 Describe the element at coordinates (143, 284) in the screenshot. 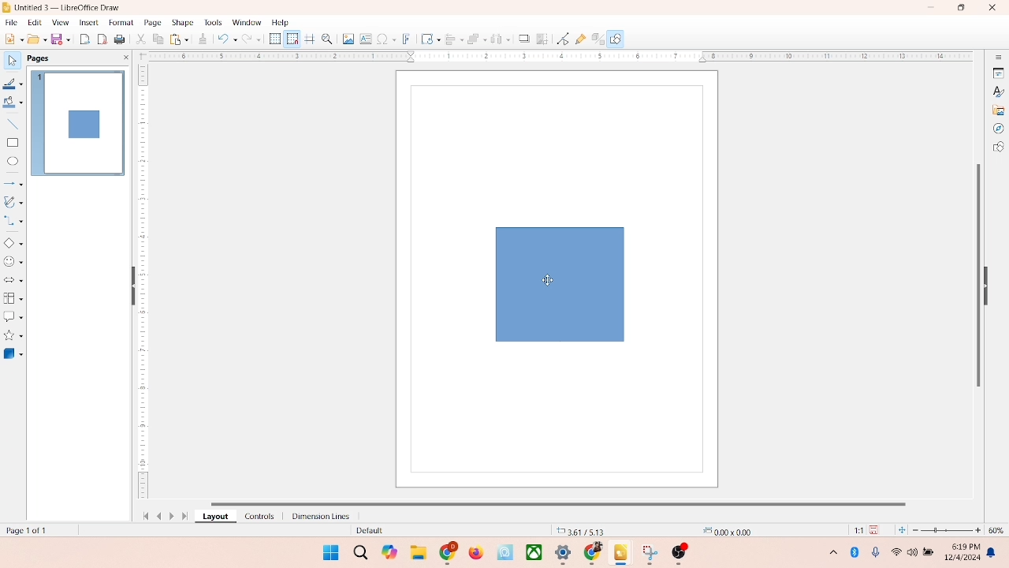

I see `scale bar` at that location.